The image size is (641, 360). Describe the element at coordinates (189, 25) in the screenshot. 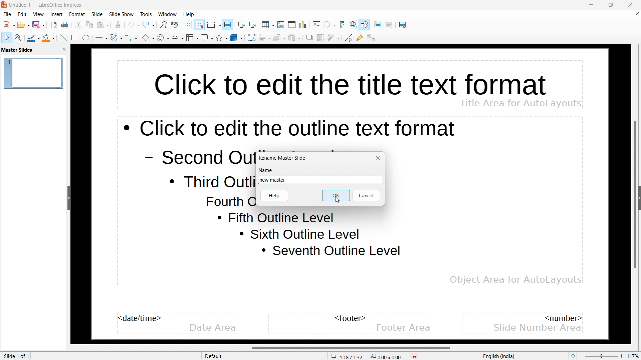

I see `display grid` at that location.